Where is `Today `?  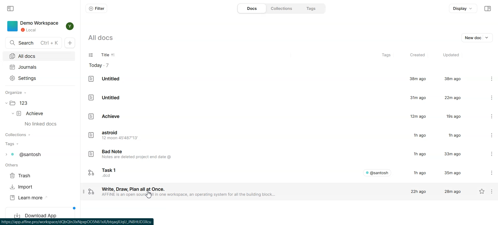 Today  is located at coordinates (102, 65).